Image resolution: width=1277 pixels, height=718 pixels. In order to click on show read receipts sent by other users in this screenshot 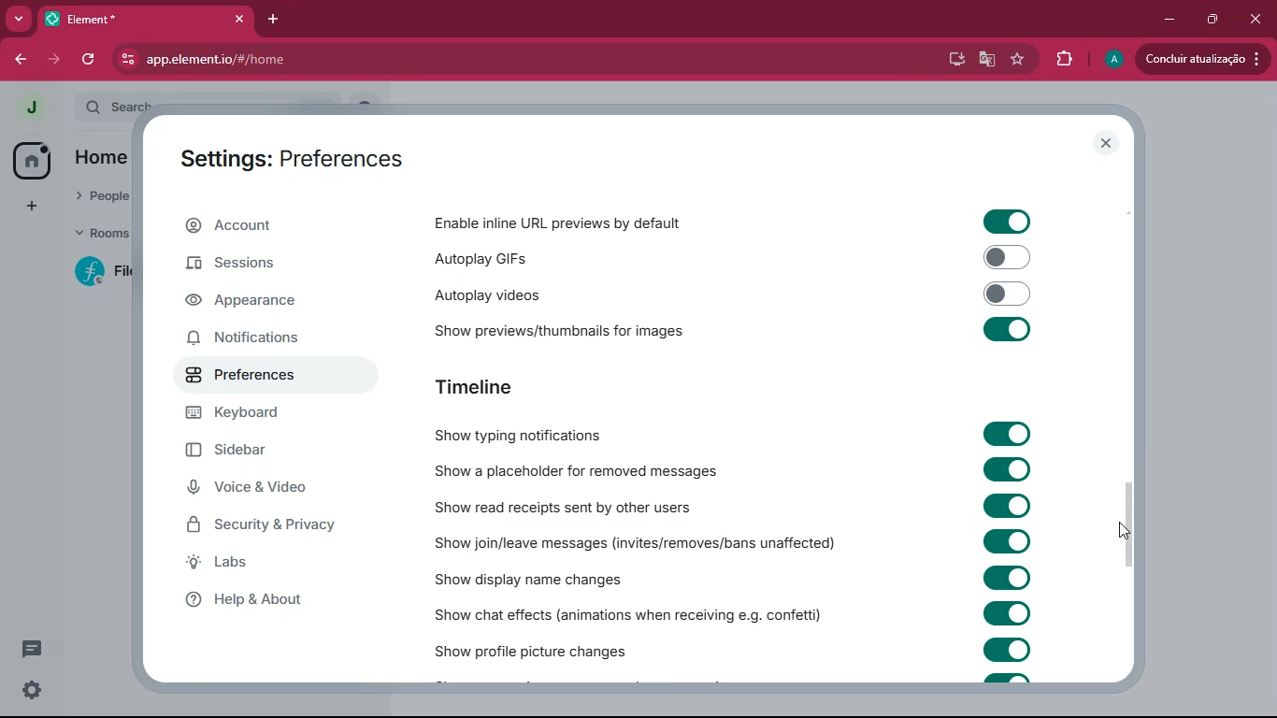, I will do `click(576, 507)`.